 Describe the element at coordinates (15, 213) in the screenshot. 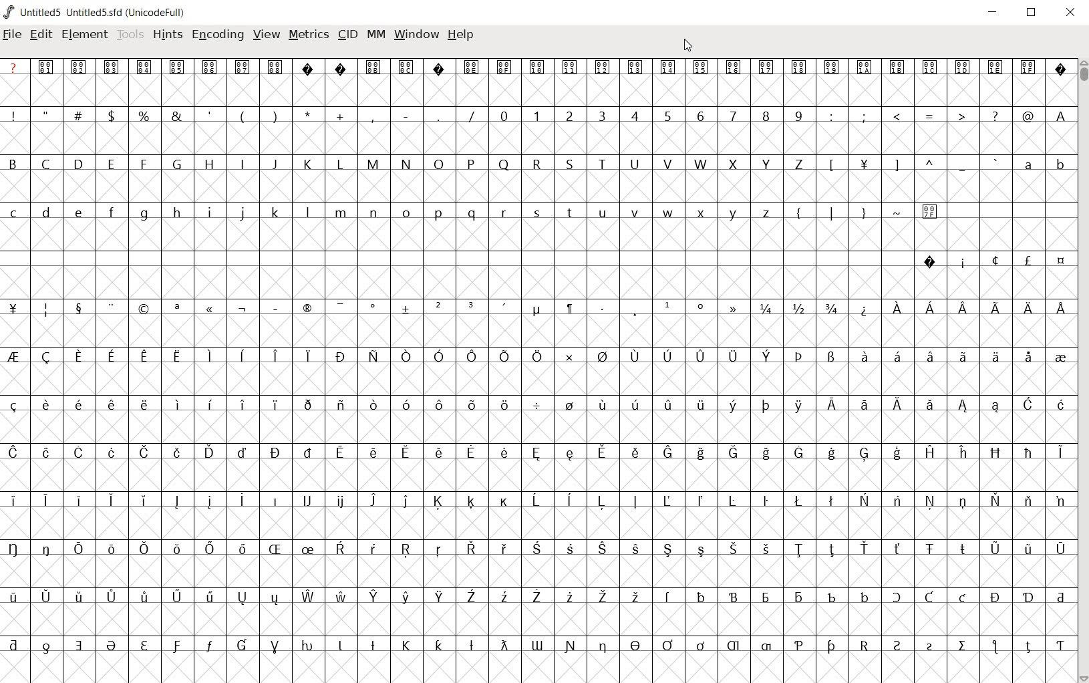

I see `c` at that location.